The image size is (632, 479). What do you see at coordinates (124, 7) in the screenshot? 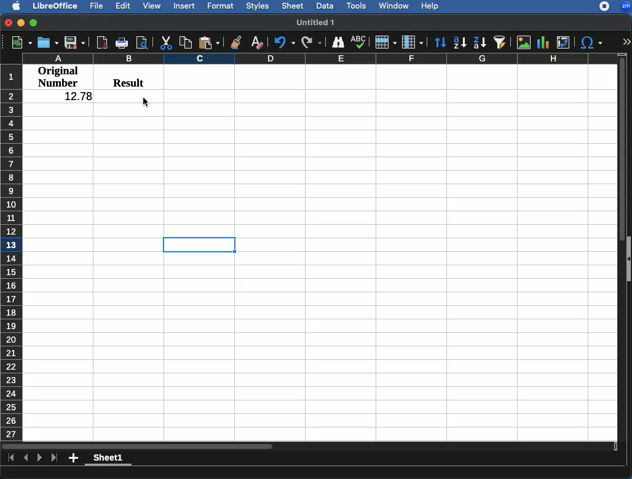
I see `Edit` at bounding box center [124, 7].